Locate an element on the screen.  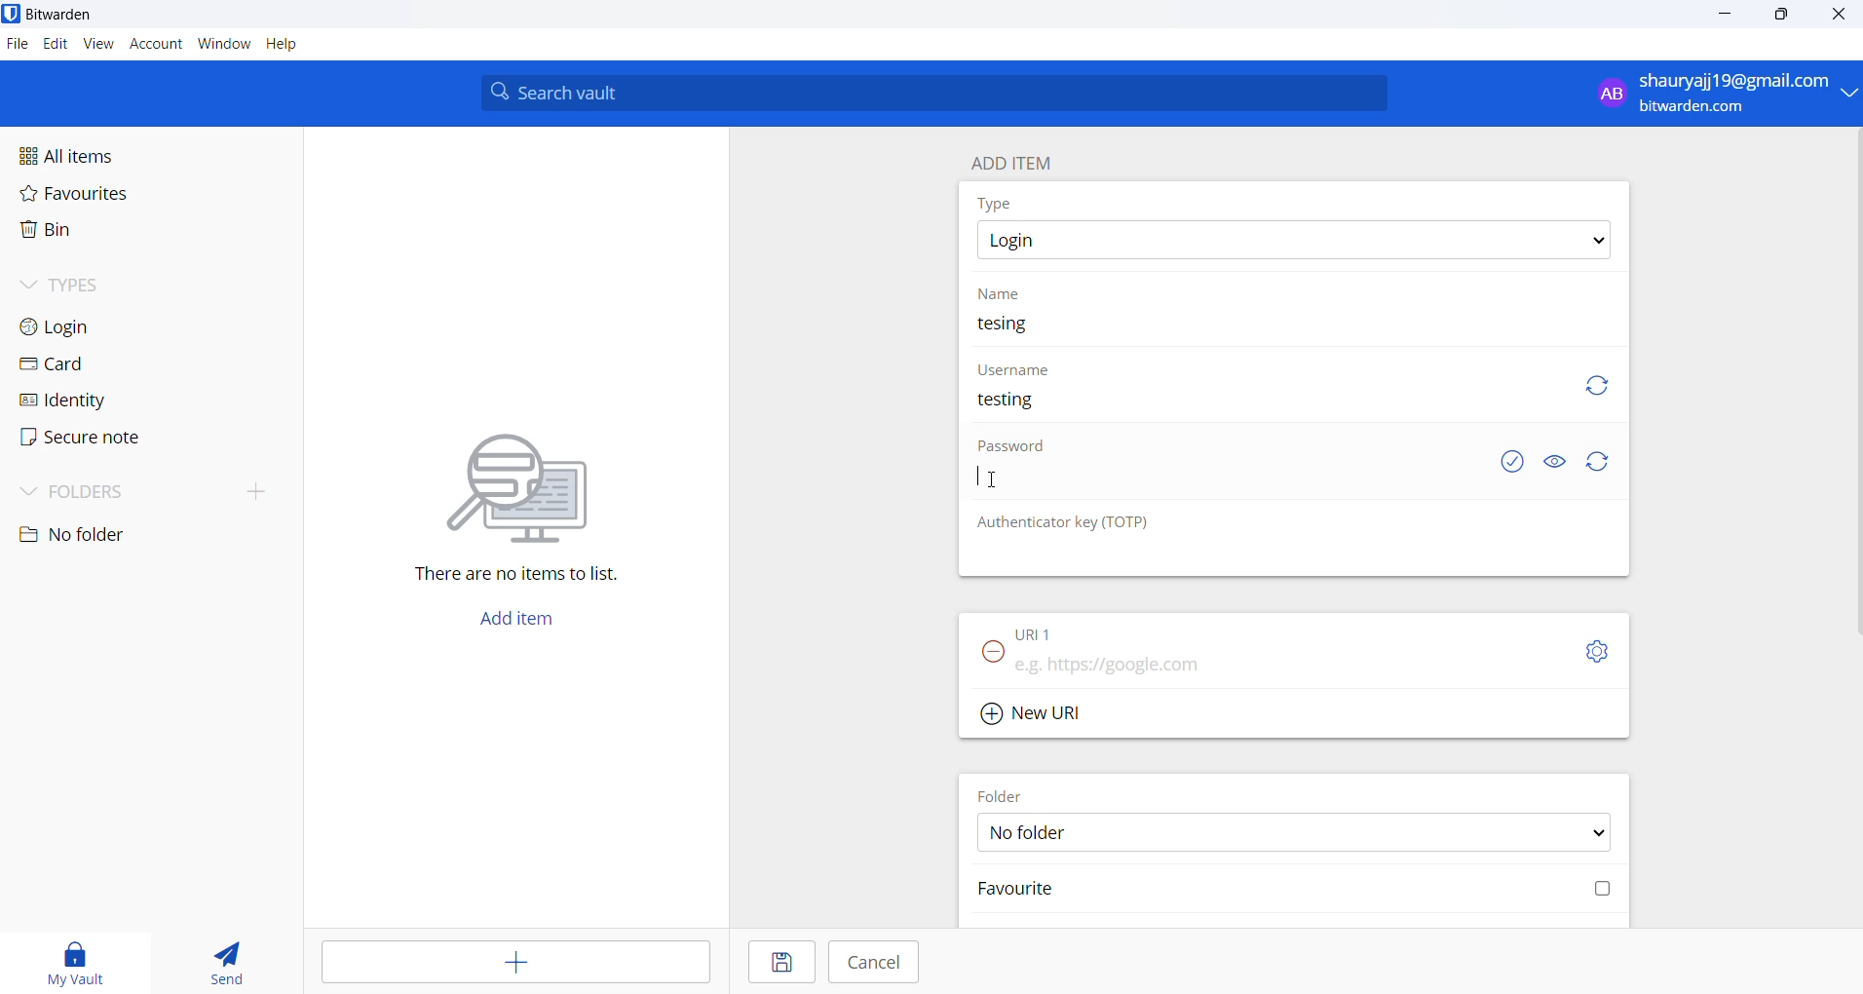
Username  is located at coordinates (1016, 369).